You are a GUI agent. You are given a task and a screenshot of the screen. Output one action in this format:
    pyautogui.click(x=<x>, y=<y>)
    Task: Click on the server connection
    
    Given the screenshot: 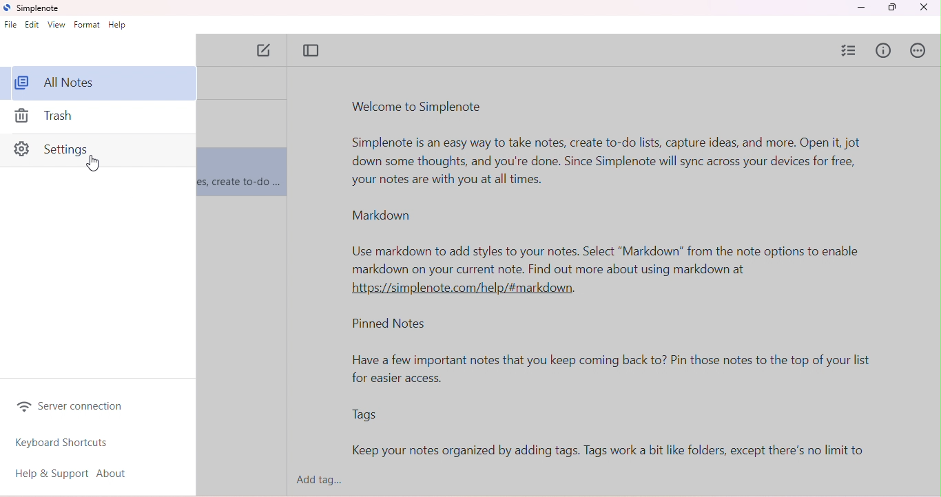 What is the action you would take?
    pyautogui.click(x=76, y=407)
    